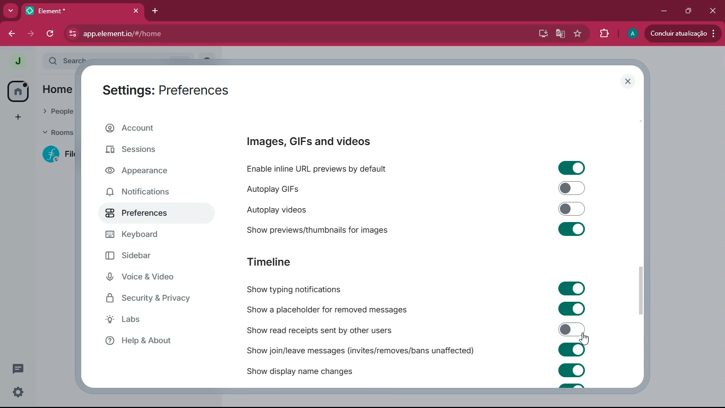  I want to click on profile, so click(632, 34).